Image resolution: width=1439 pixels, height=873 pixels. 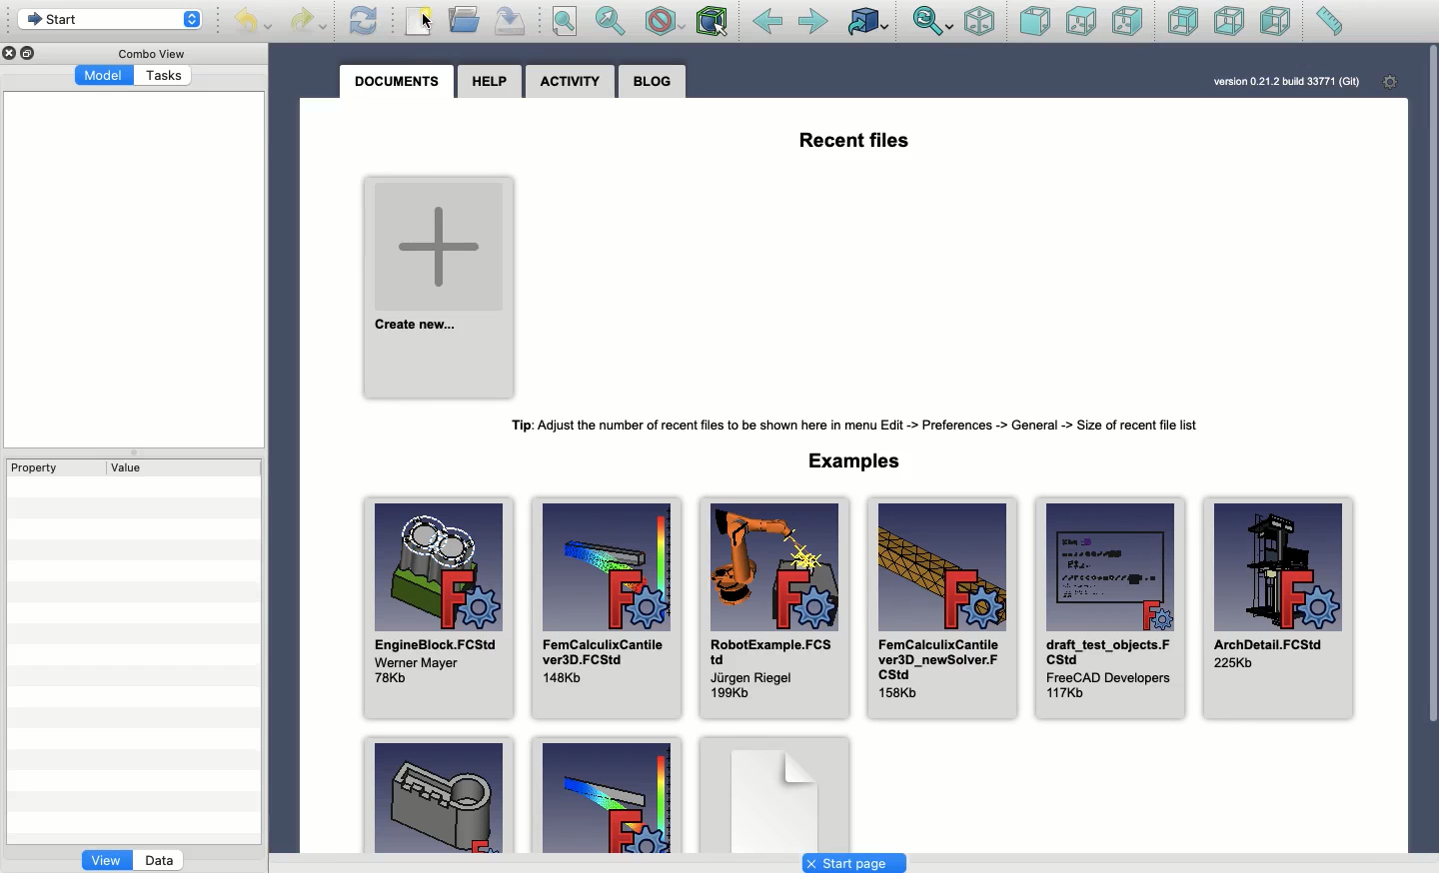 I want to click on FemCalculixCantile, so click(x=941, y=614).